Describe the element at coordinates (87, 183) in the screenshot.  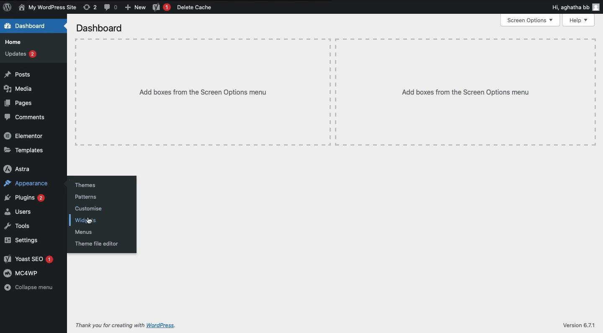
I see `Themes` at that location.